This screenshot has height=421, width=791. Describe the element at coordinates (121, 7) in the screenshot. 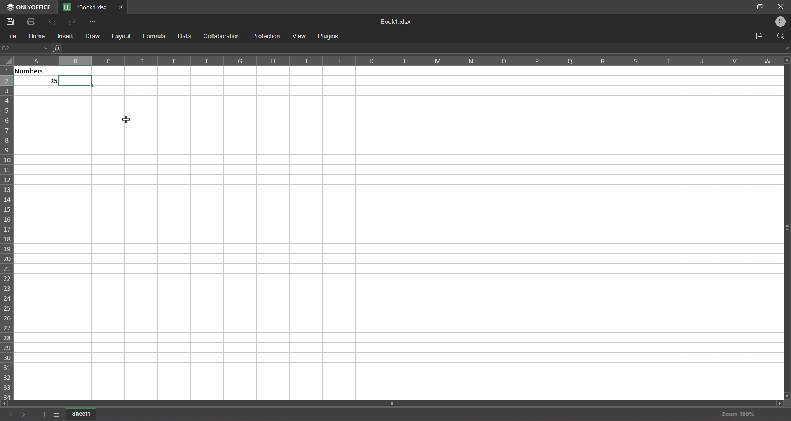

I see `close tab` at that location.